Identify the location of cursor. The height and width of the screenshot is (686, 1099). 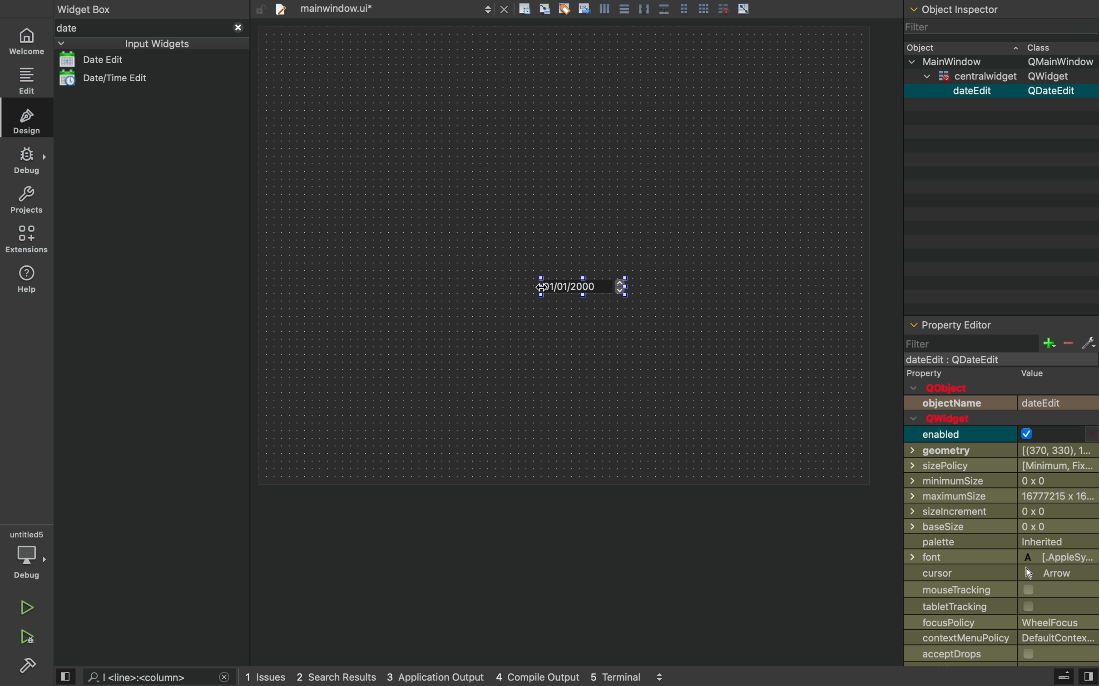
(995, 574).